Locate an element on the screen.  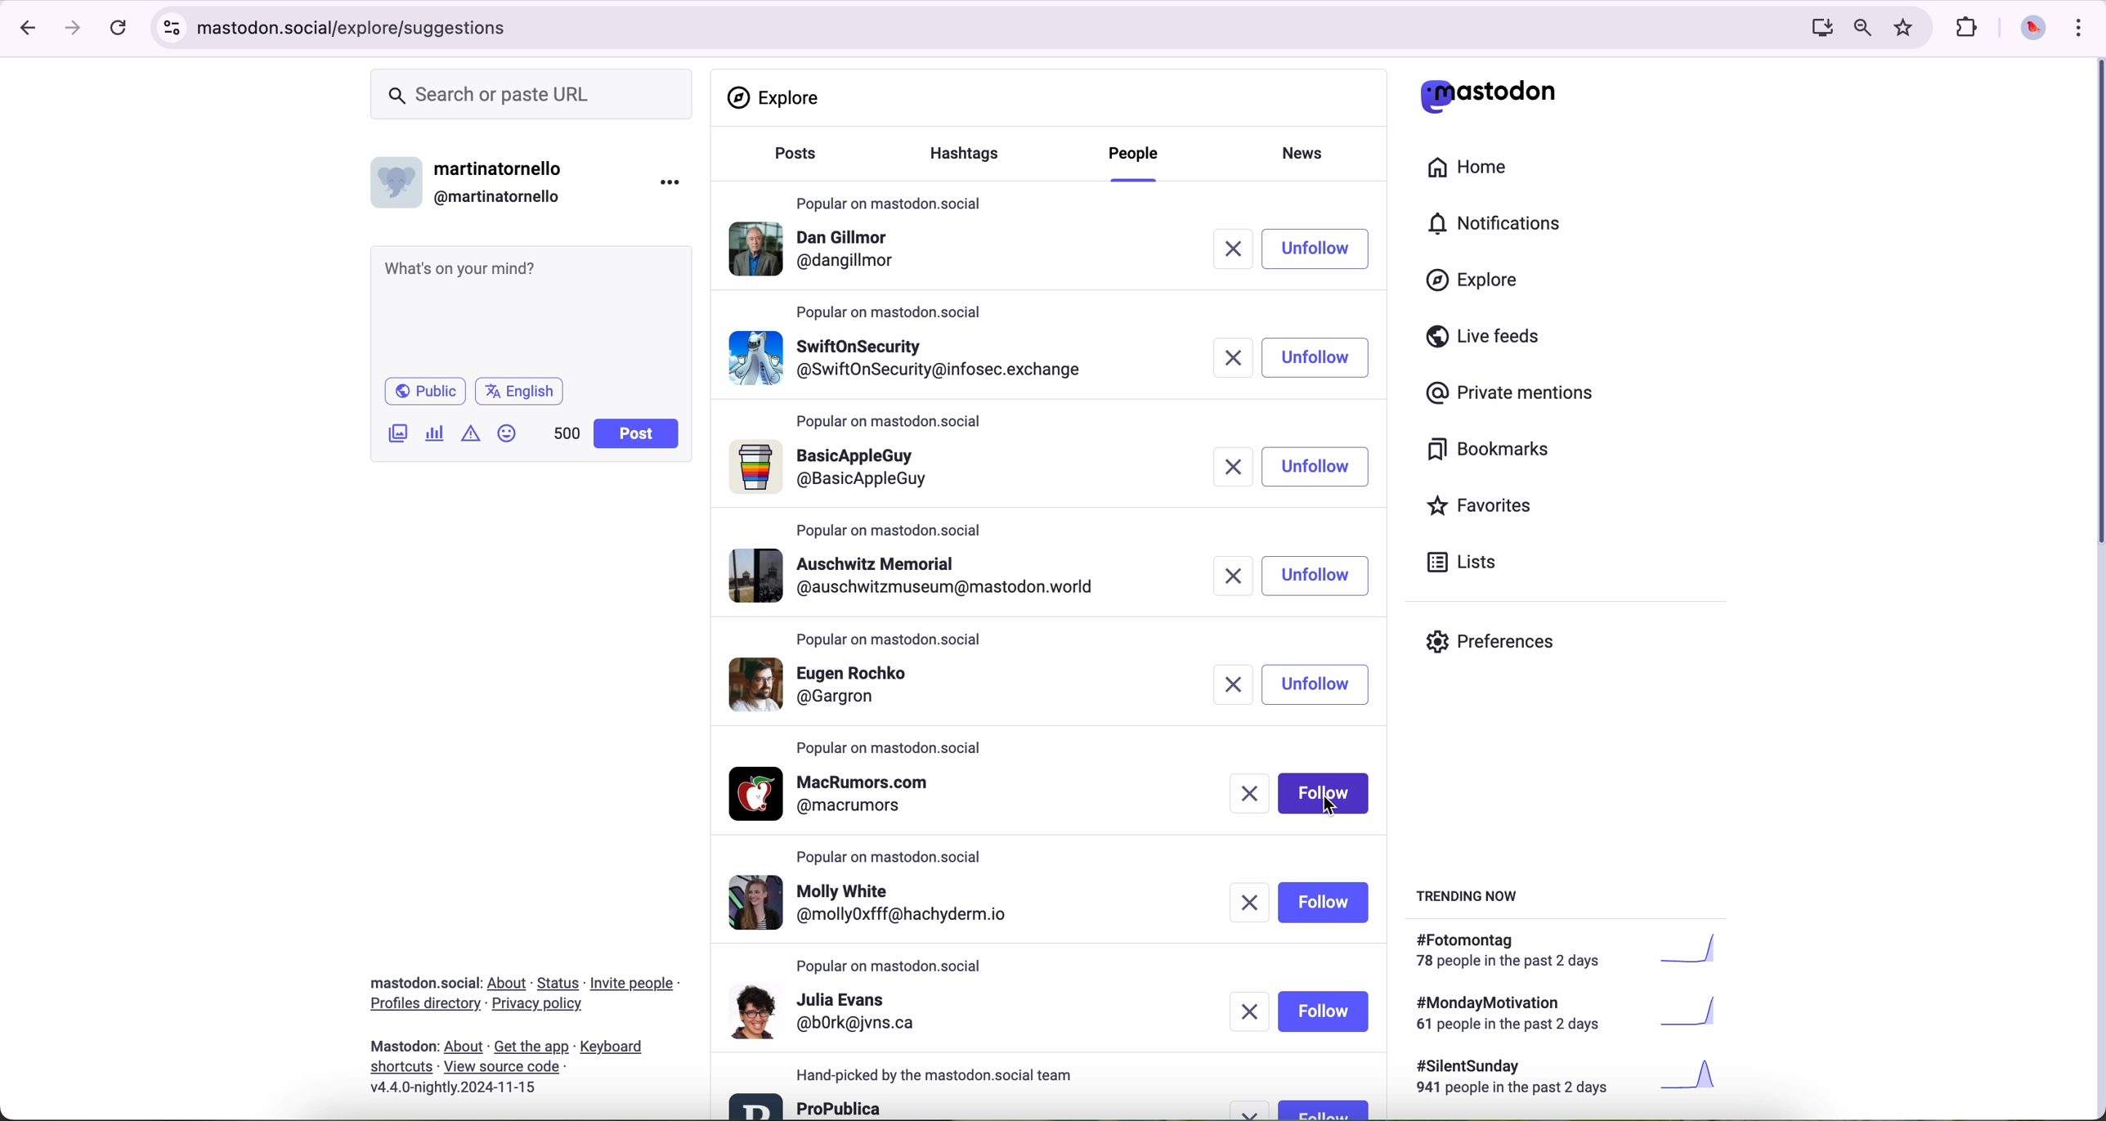
live feeds is located at coordinates (1489, 340).